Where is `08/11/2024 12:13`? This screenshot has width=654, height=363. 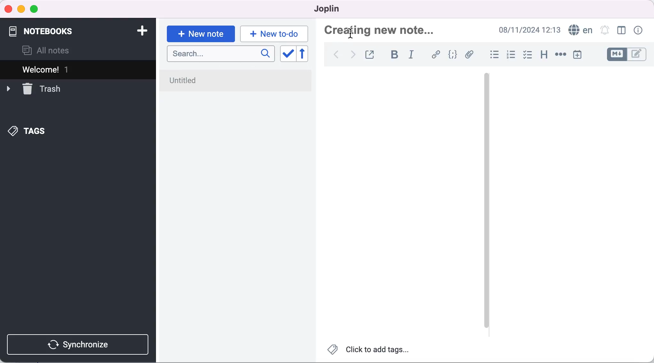
08/11/2024 12:13 is located at coordinates (528, 30).